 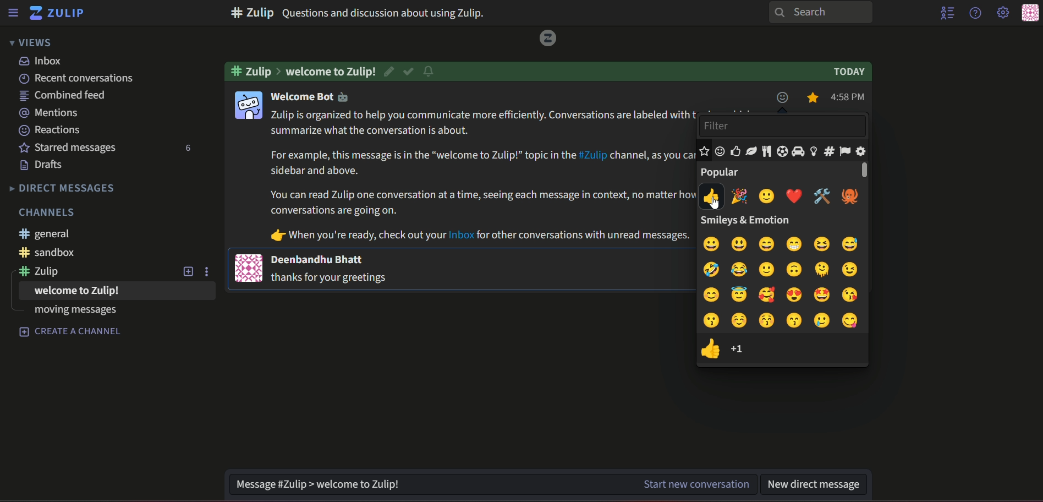 I want to click on New direct message, so click(x=818, y=483).